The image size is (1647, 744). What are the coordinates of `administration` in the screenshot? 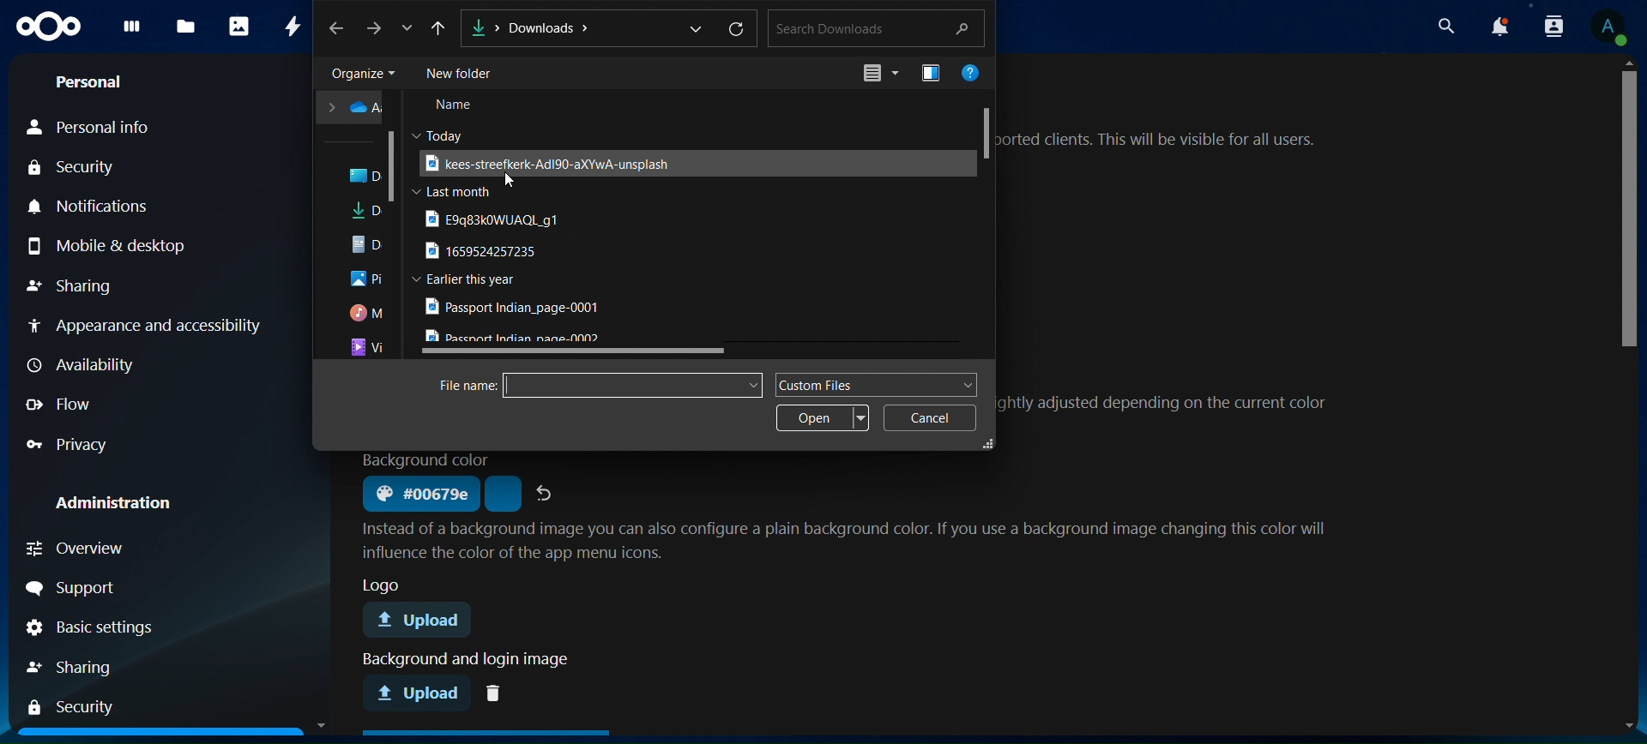 It's located at (126, 497).